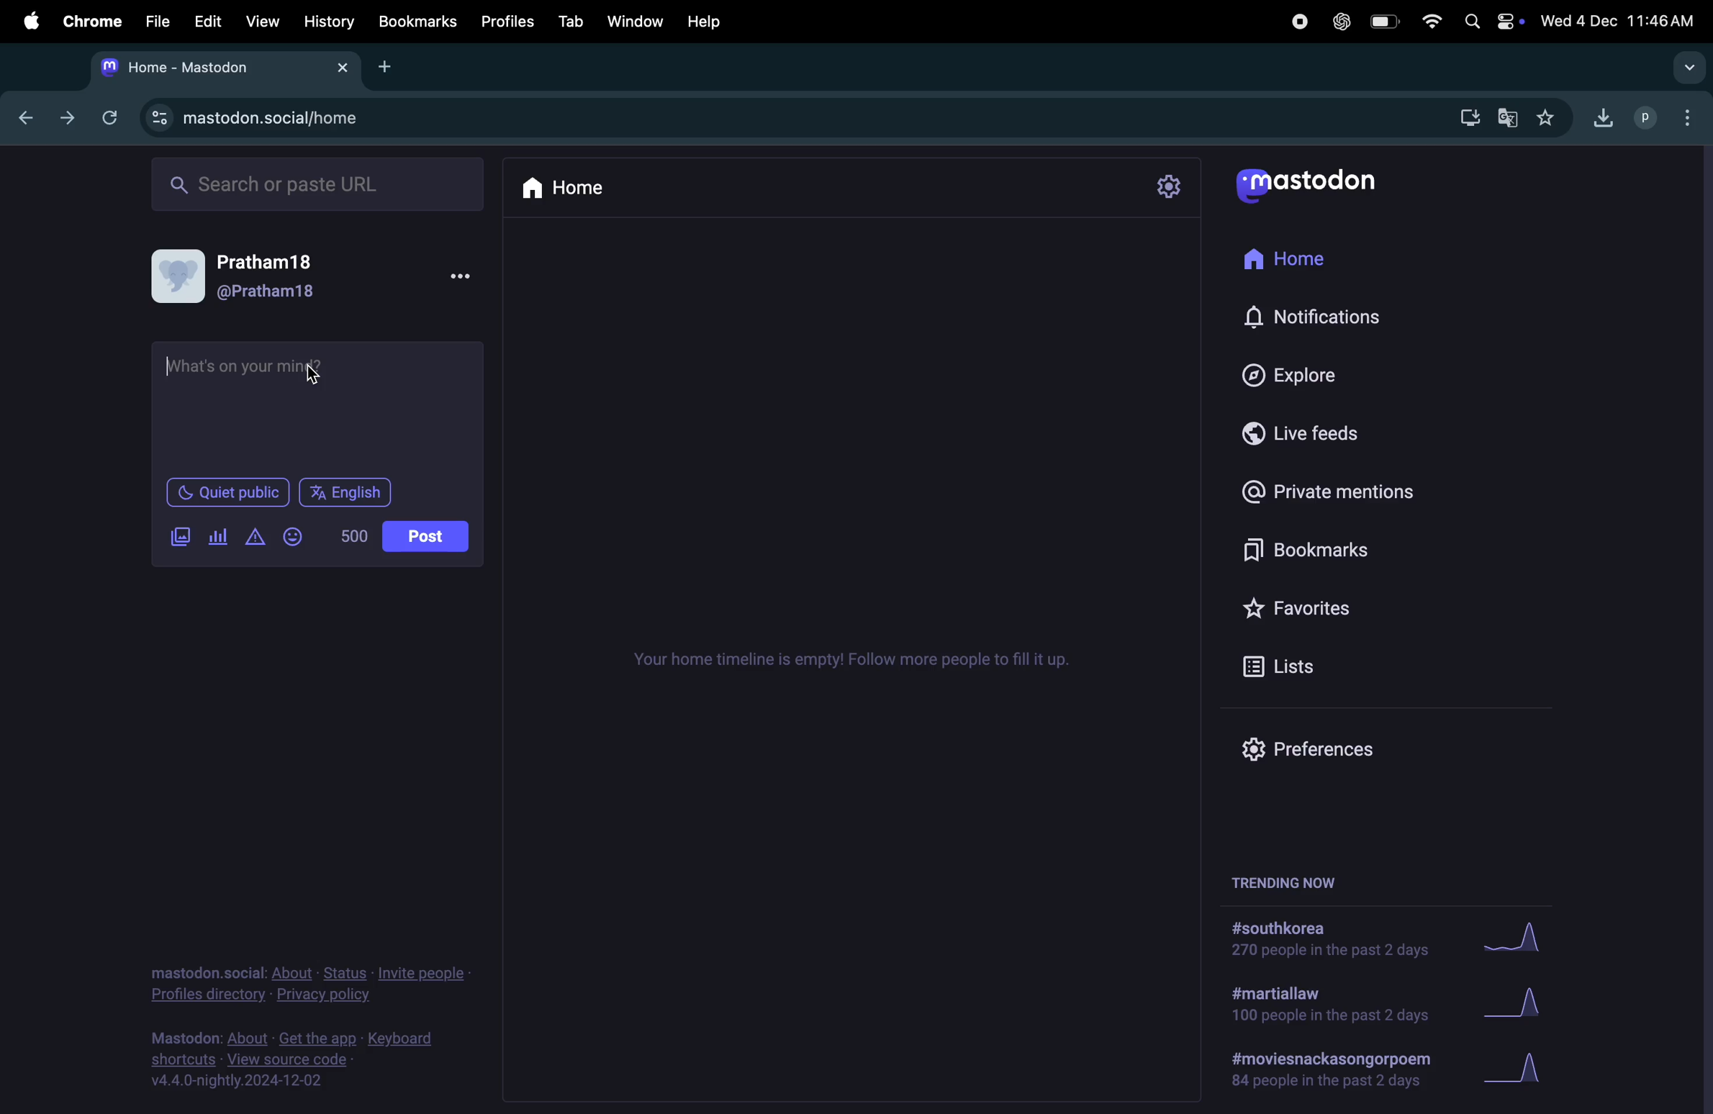 This screenshot has width=1713, height=1114. What do you see at coordinates (1490, 19) in the screenshot?
I see `apple widgets` at bounding box center [1490, 19].